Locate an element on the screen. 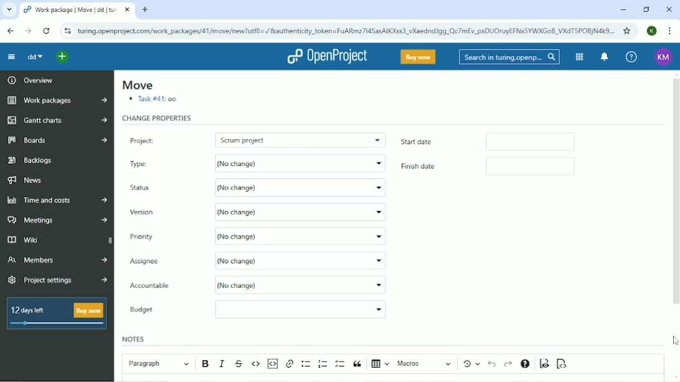  Restore down is located at coordinates (645, 9).